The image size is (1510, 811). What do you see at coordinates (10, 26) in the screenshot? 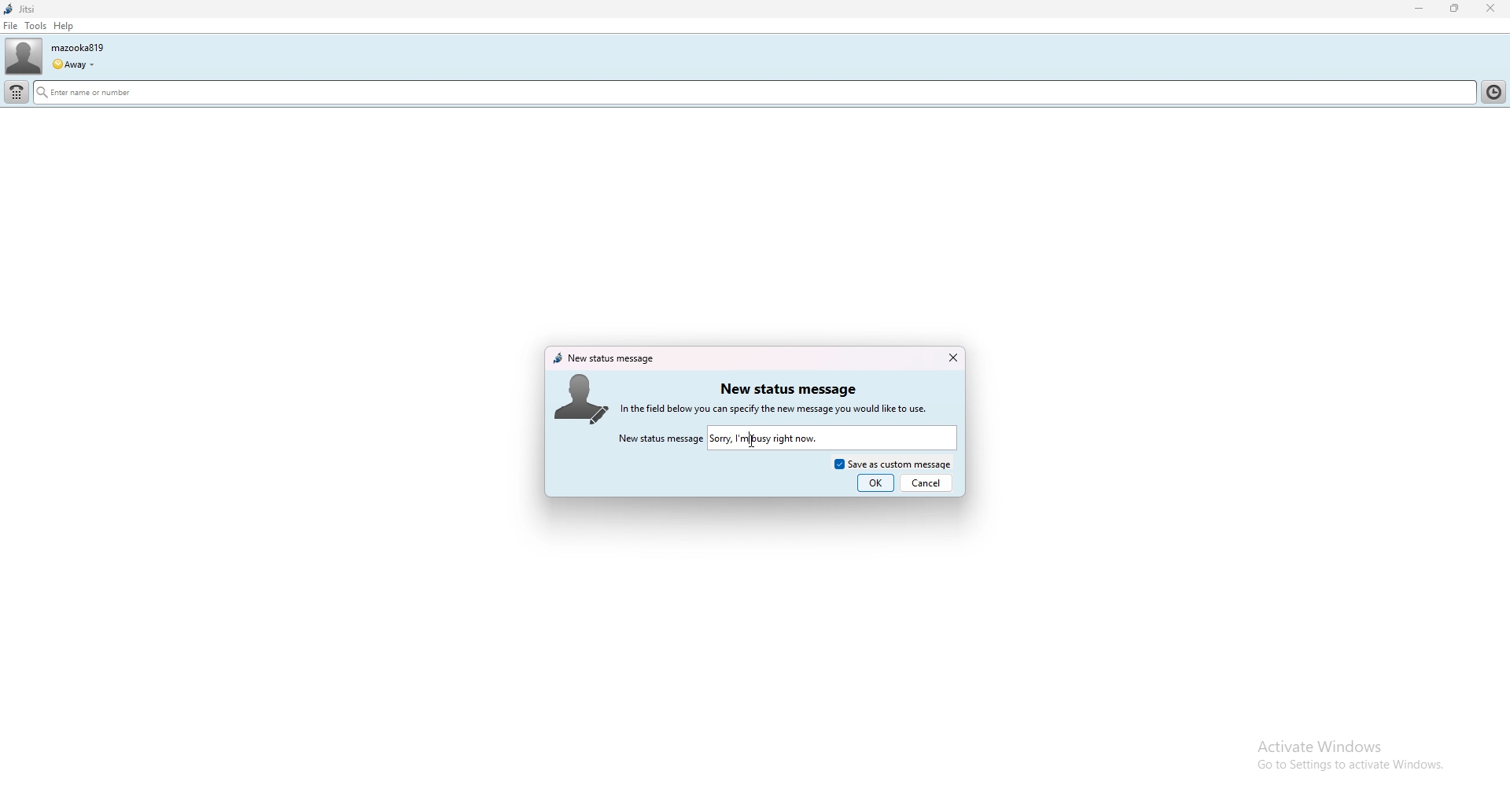
I see `file` at bounding box center [10, 26].